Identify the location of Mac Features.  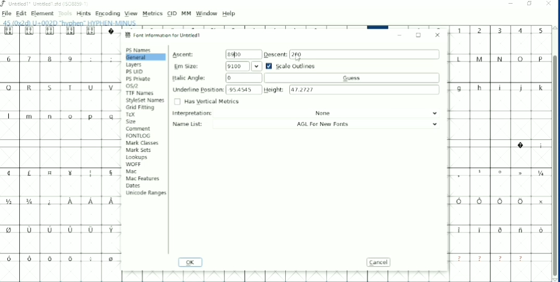
(142, 178).